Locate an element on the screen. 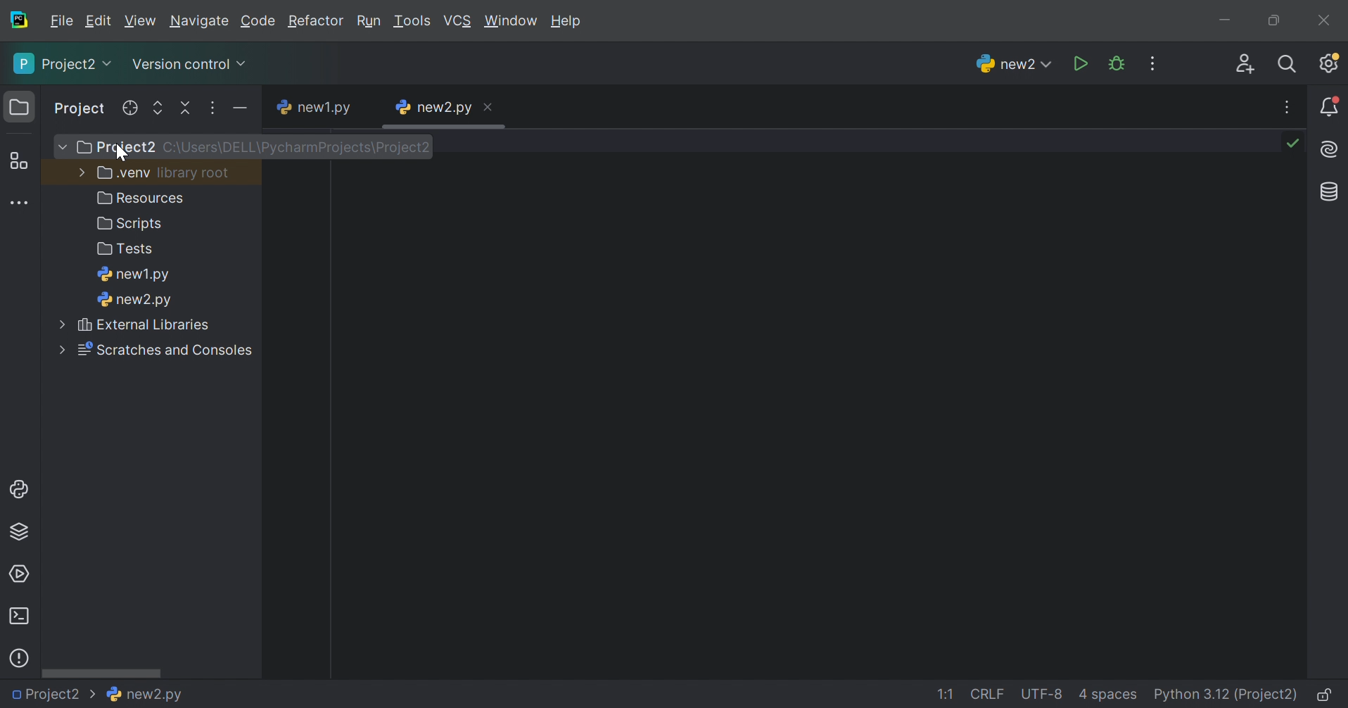 The image size is (1348, 708). VCS is located at coordinates (457, 20).